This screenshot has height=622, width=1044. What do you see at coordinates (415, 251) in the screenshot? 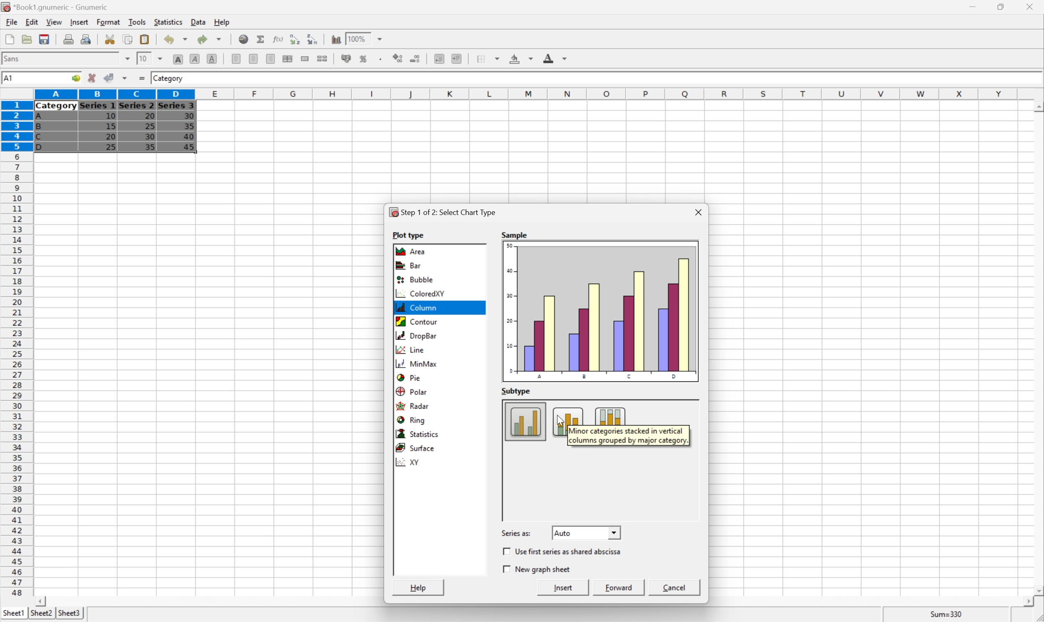
I see `Area` at bounding box center [415, 251].